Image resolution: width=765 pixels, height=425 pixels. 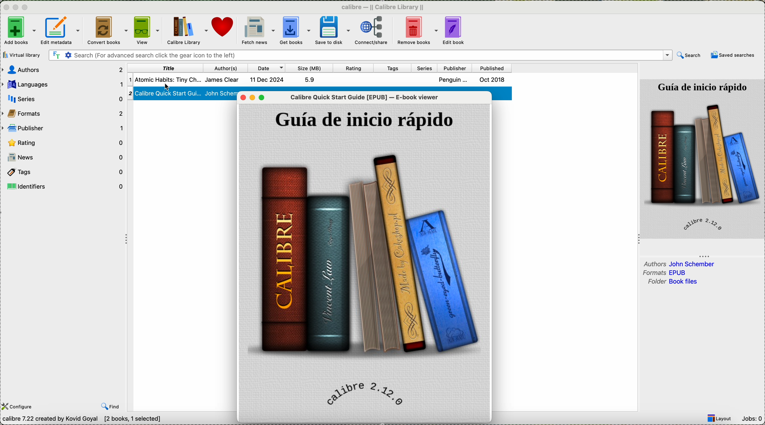 I want to click on size, so click(x=310, y=69).